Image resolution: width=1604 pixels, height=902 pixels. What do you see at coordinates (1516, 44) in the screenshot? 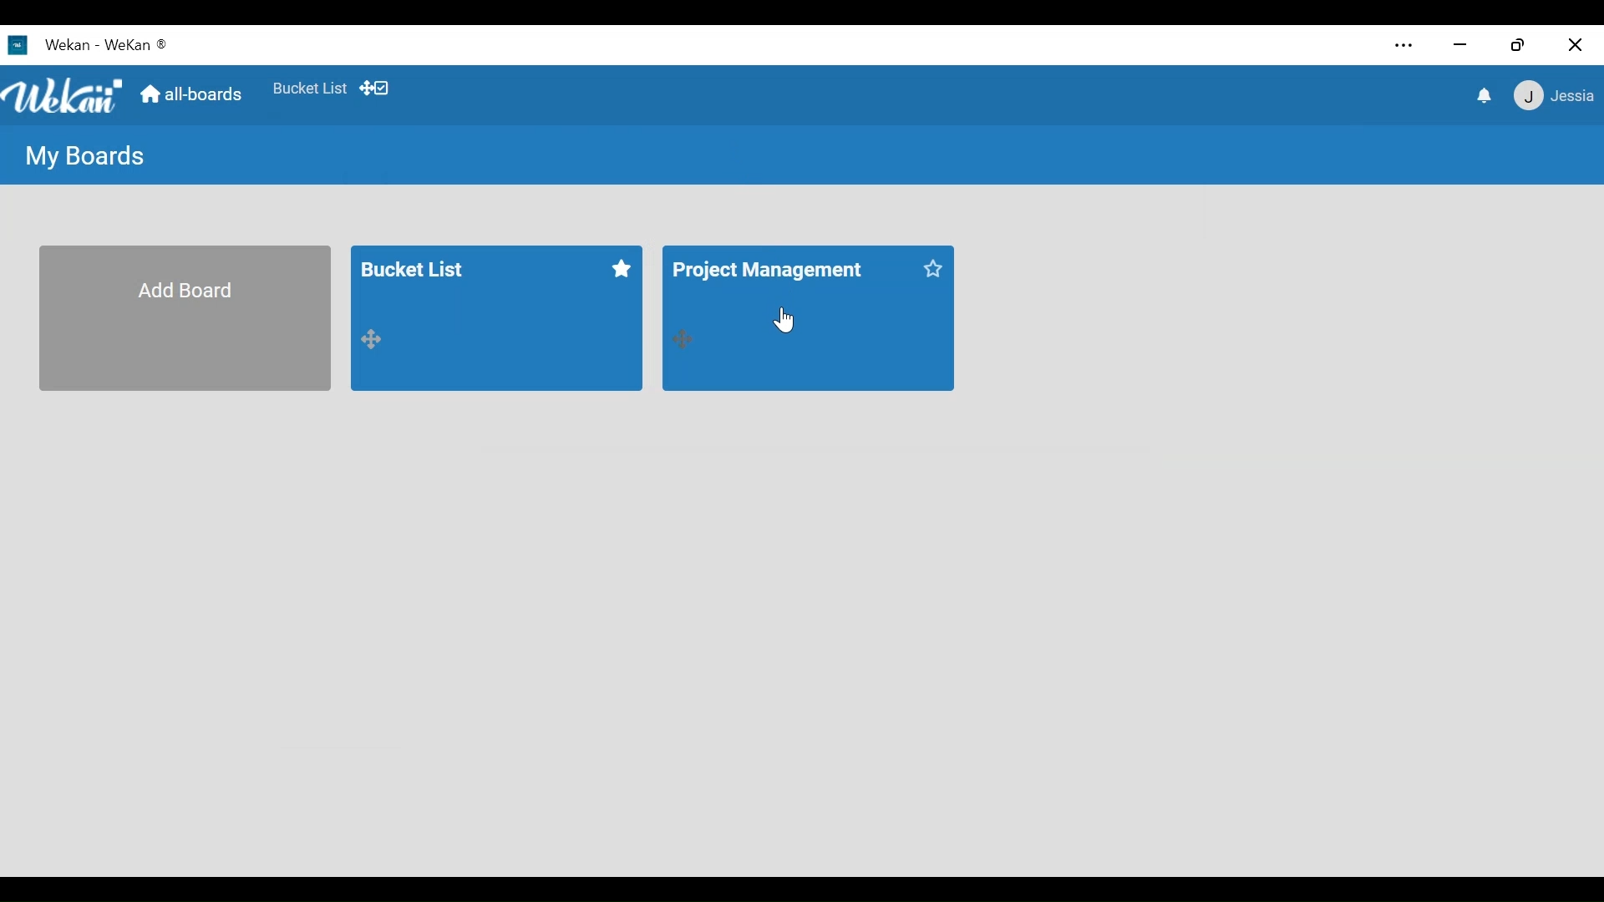
I see `Restore` at bounding box center [1516, 44].